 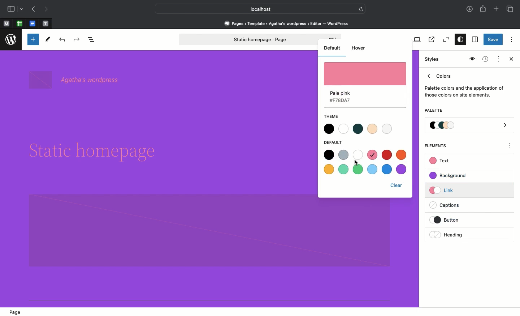 What do you see at coordinates (484, 9) in the screenshot?
I see `Share` at bounding box center [484, 9].